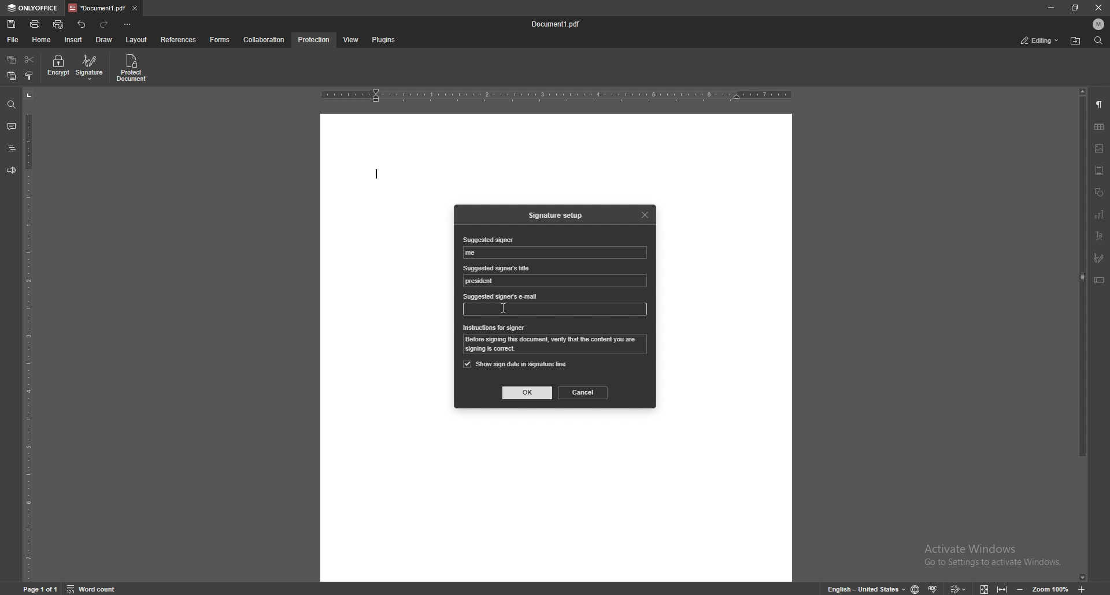 The image size is (1110, 595). What do you see at coordinates (1099, 105) in the screenshot?
I see `paragraph` at bounding box center [1099, 105].